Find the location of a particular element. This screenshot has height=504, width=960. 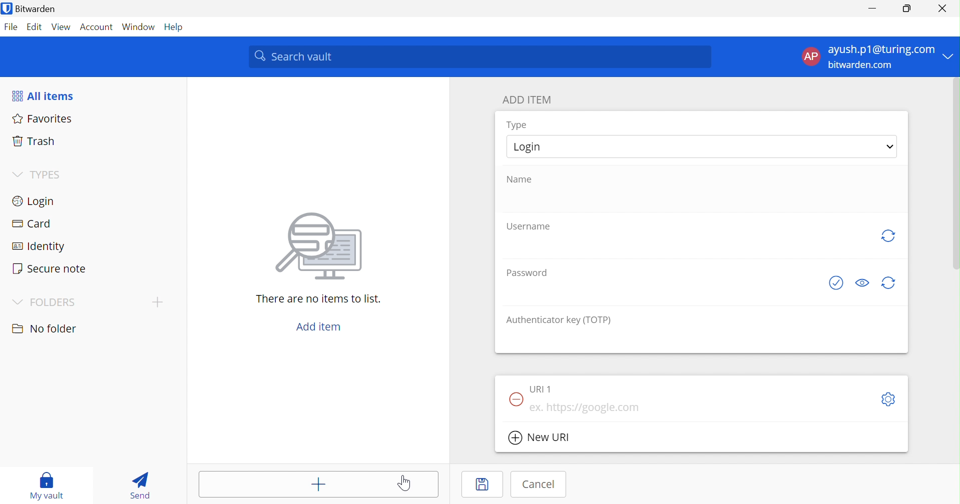

FOLDERS is located at coordinates (54, 303).